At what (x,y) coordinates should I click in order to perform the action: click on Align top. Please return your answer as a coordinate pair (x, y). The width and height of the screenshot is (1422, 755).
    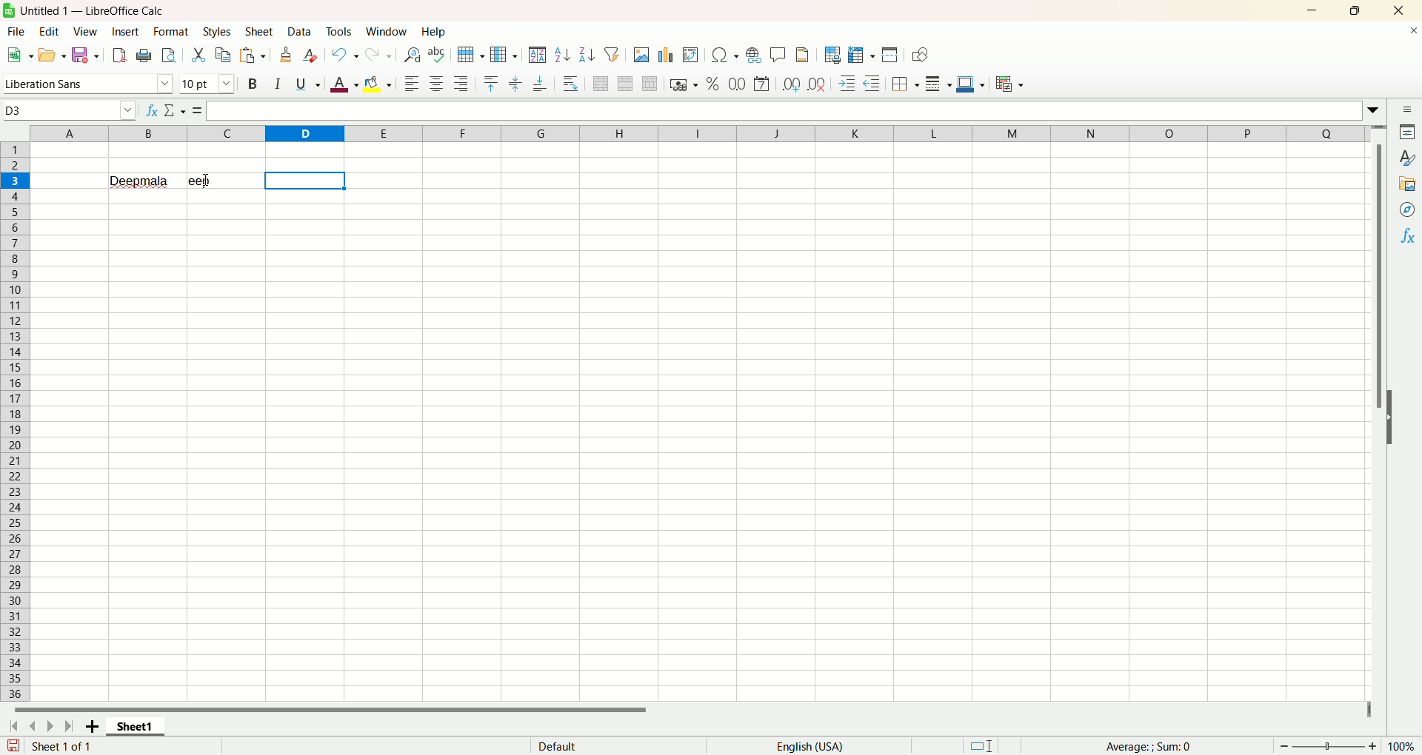
    Looking at the image, I should click on (490, 84).